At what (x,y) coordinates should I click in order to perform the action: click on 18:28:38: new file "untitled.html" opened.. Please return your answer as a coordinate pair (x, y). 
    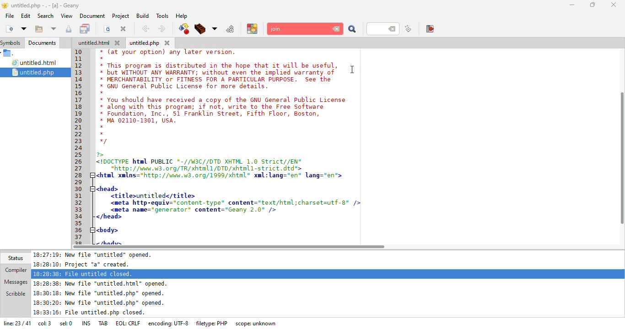
    Looking at the image, I should click on (103, 283).